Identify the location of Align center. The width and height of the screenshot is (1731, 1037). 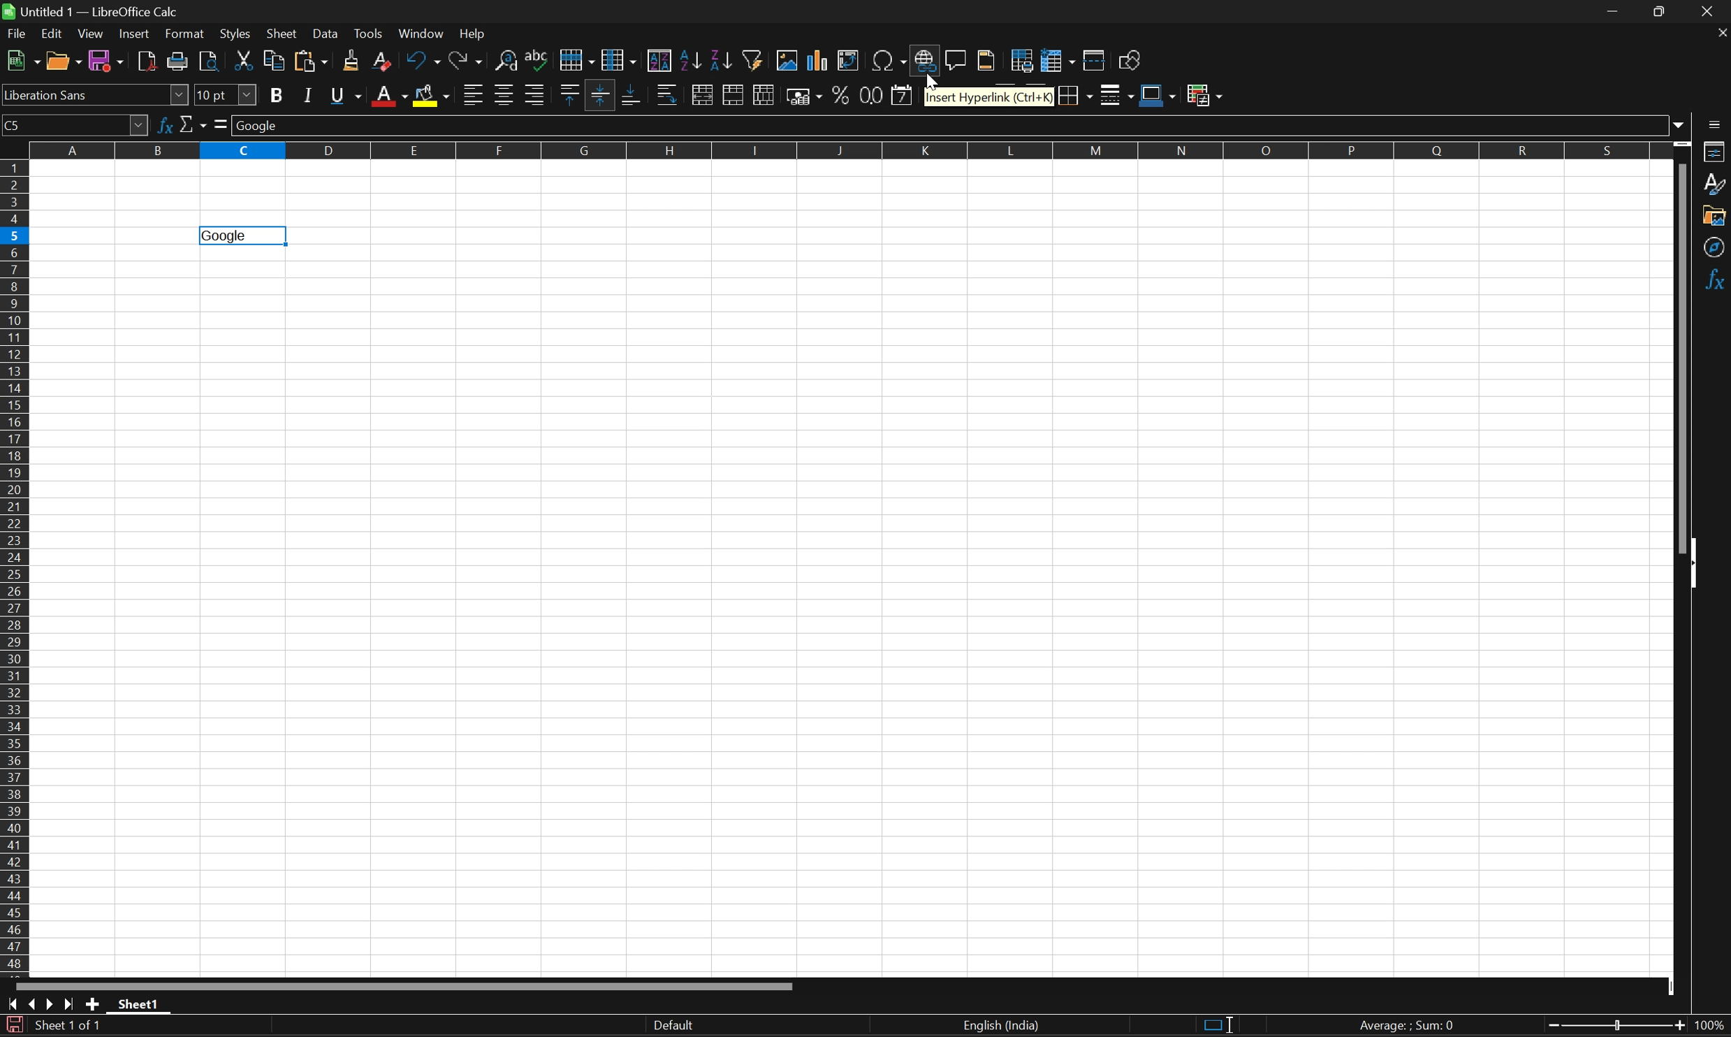
(507, 96).